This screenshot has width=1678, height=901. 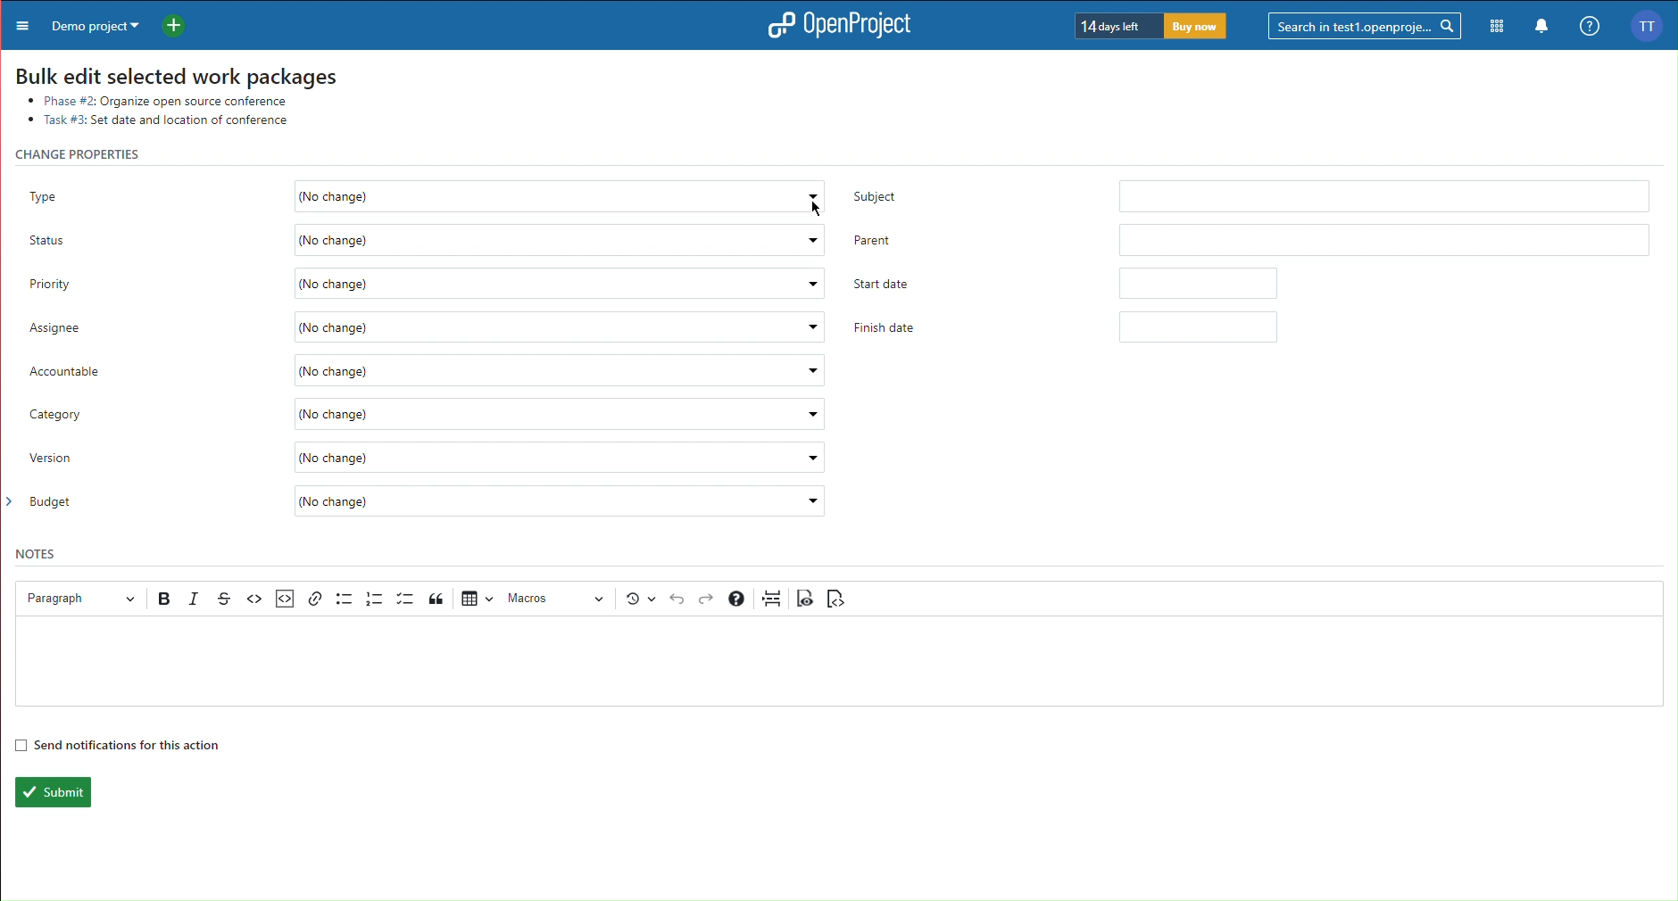 What do you see at coordinates (641, 599) in the screenshot?
I see `Versions` at bounding box center [641, 599].